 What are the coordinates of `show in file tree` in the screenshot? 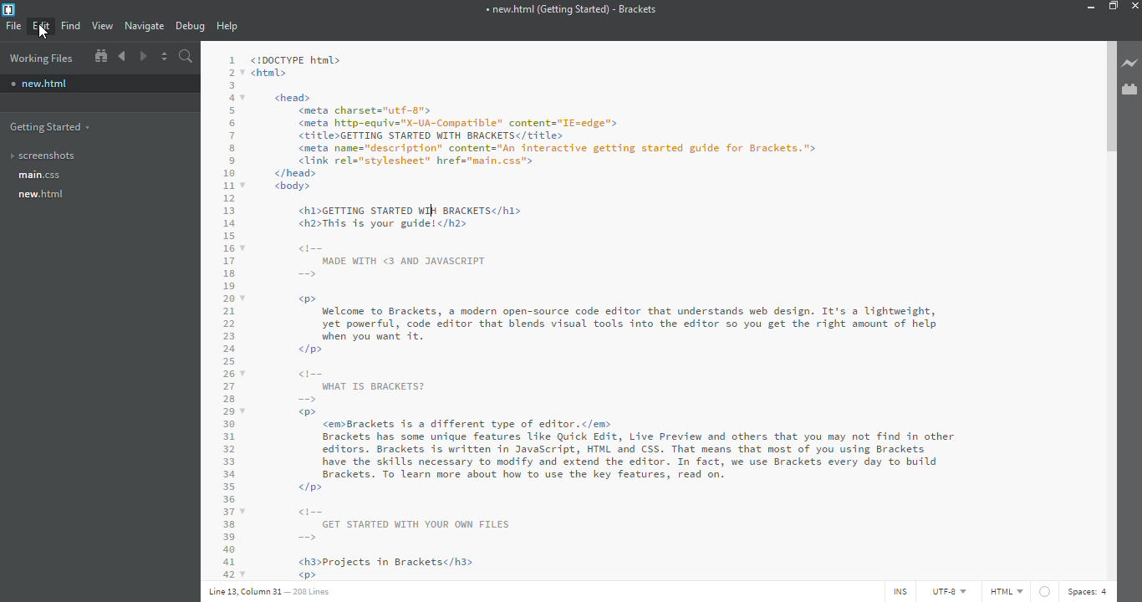 It's located at (101, 55).